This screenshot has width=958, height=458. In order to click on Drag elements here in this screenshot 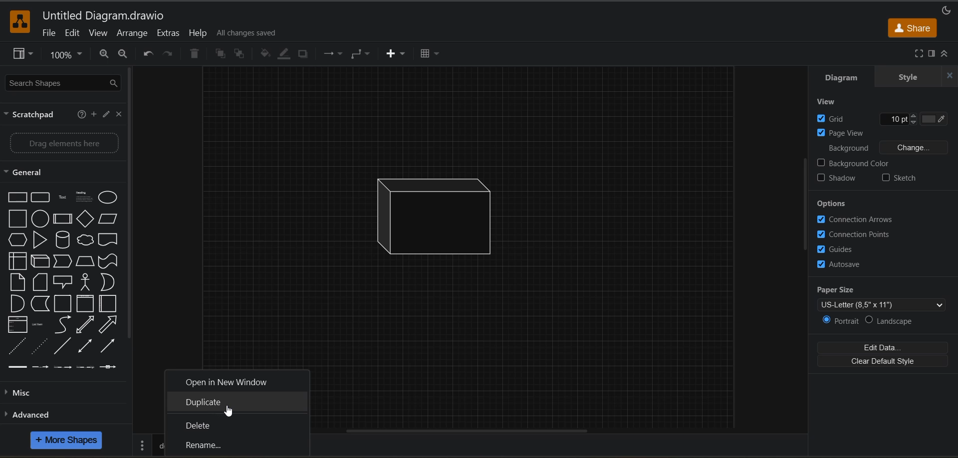, I will do `click(65, 144)`.